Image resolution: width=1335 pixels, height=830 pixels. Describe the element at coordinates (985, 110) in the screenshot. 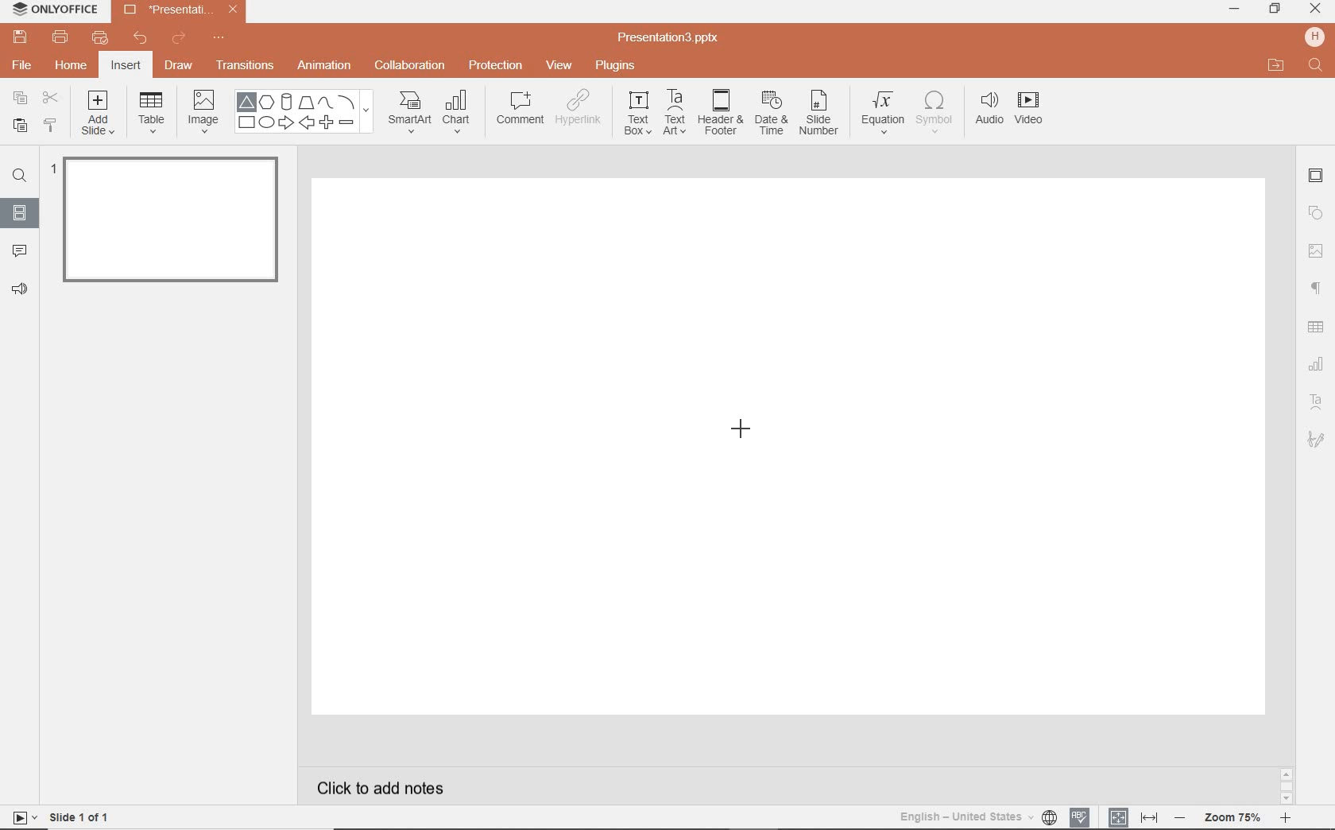

I see `AUDIO` at that location.